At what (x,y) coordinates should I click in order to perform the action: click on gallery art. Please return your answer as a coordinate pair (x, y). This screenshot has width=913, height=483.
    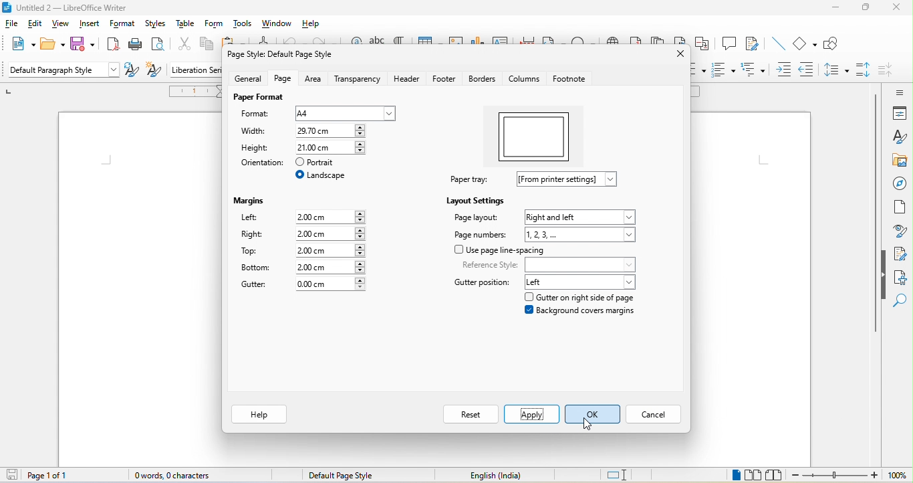
    Looking at the image, I should click on (899, 161).